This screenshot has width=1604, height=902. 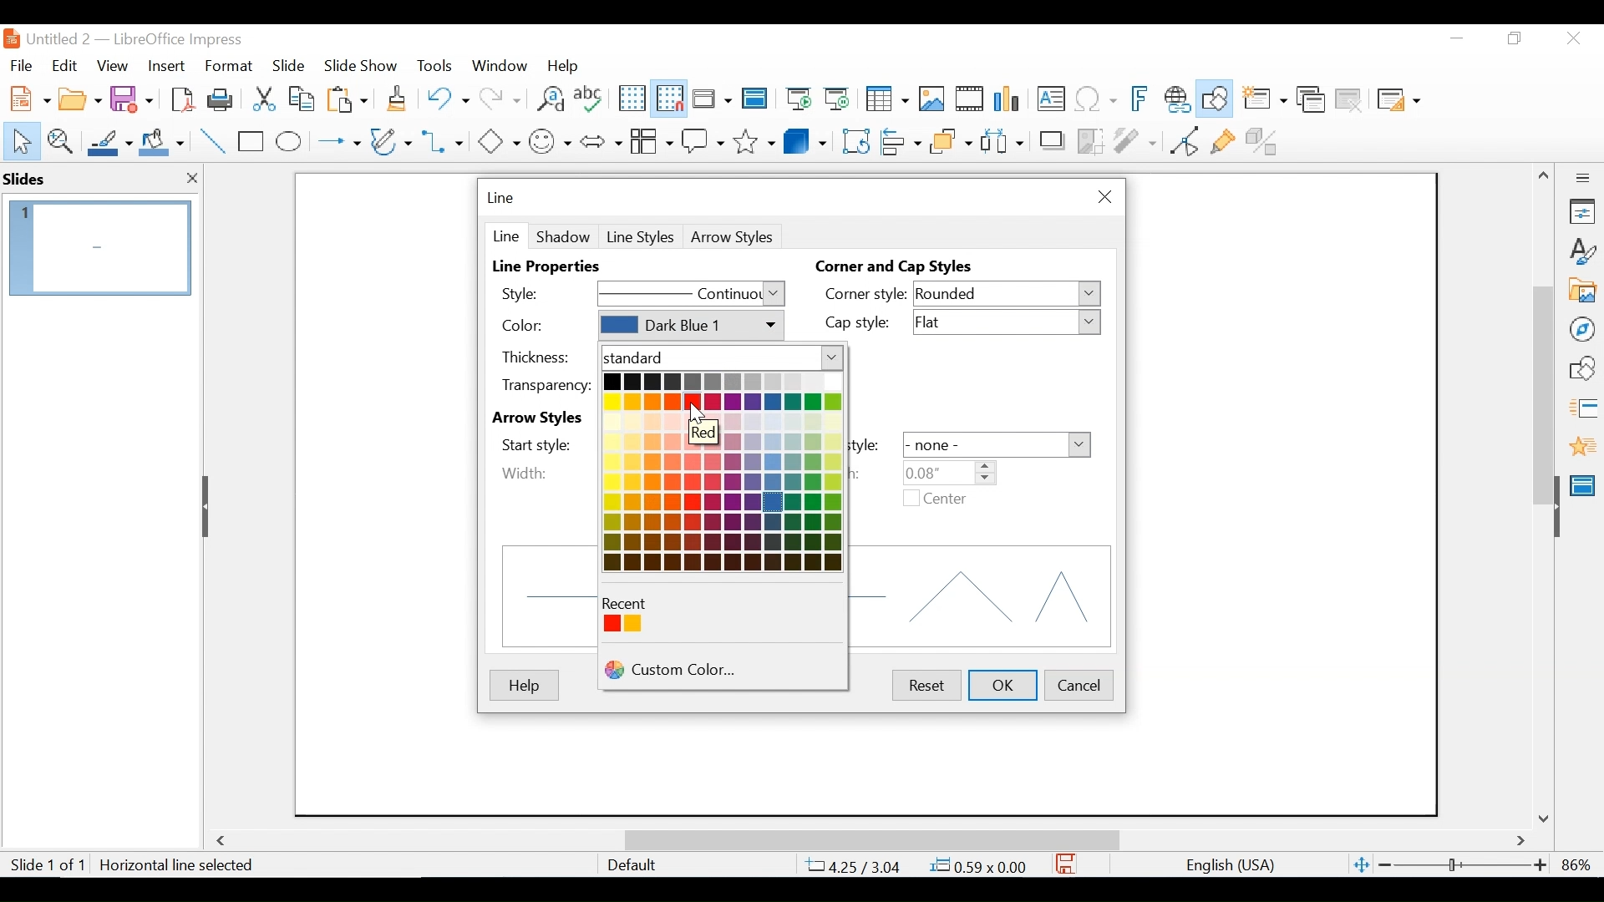 I want to click on Scroll Right, so click(x=1521, y=842).